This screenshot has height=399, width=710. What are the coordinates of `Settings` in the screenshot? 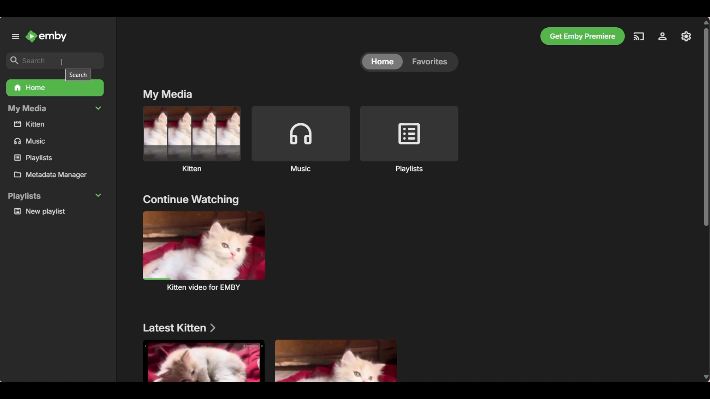 It's located at (687, 37).